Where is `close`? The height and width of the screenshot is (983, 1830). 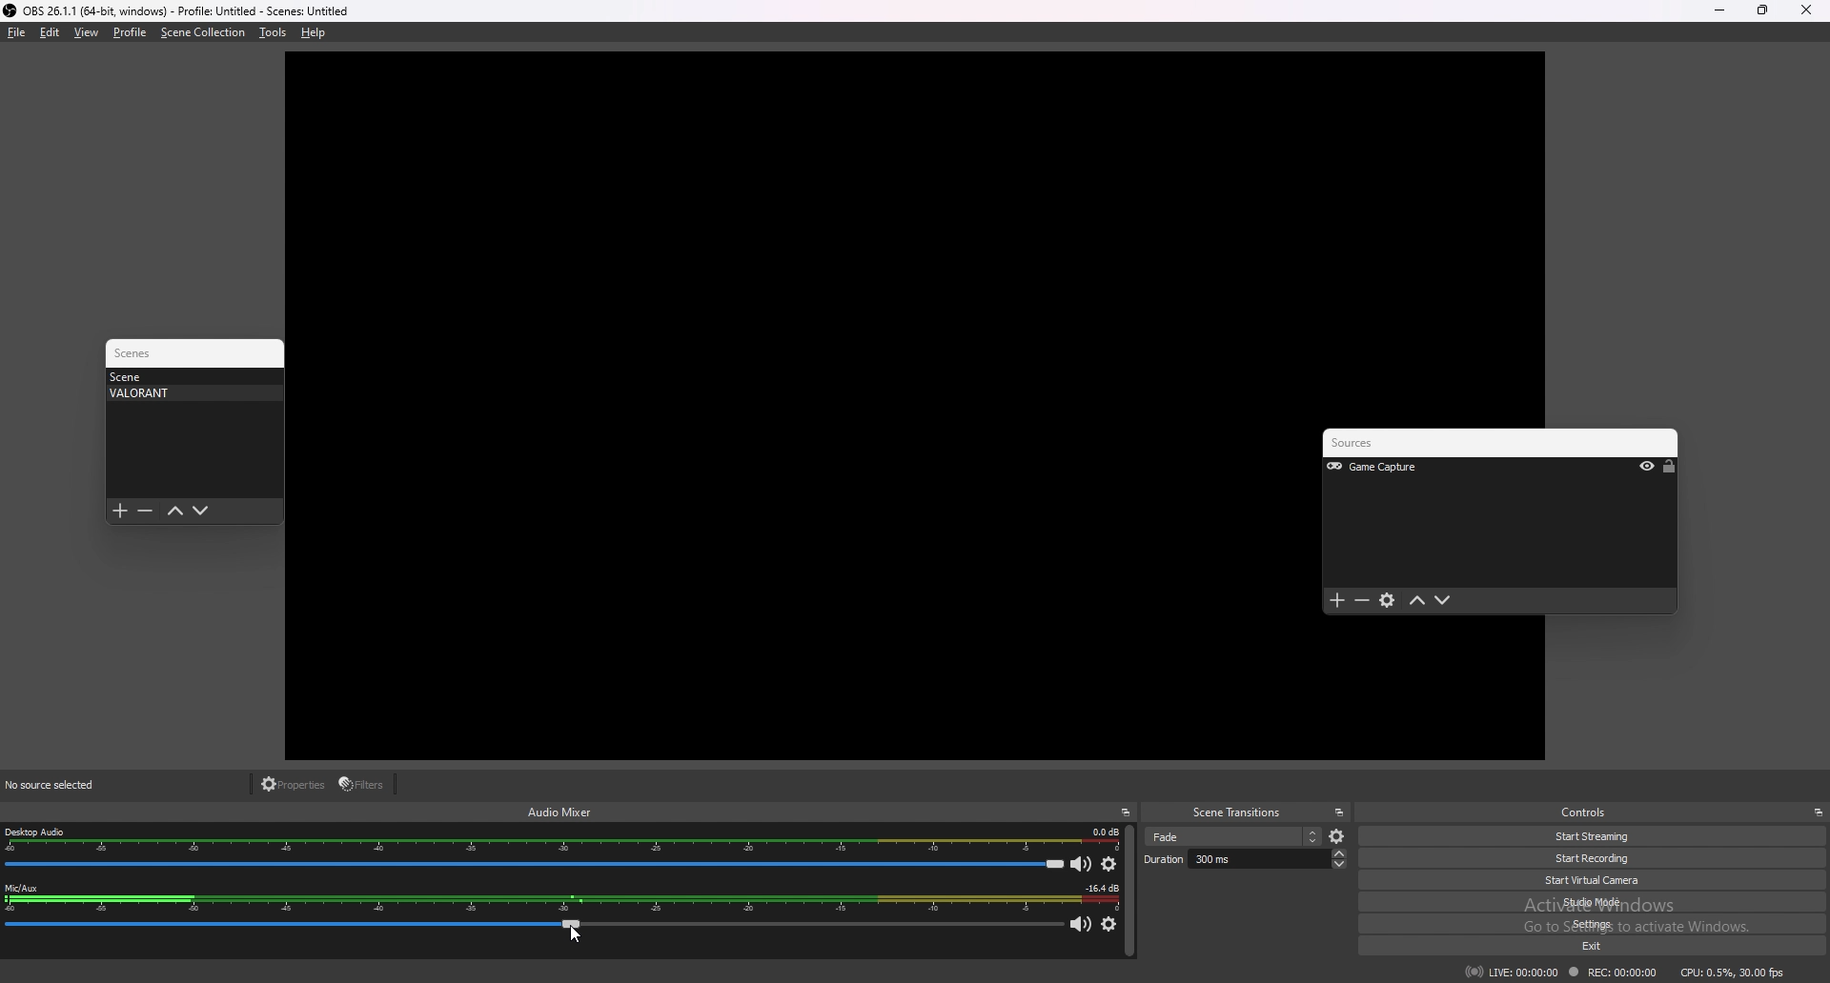
close is located at coordinates (1806, 10).